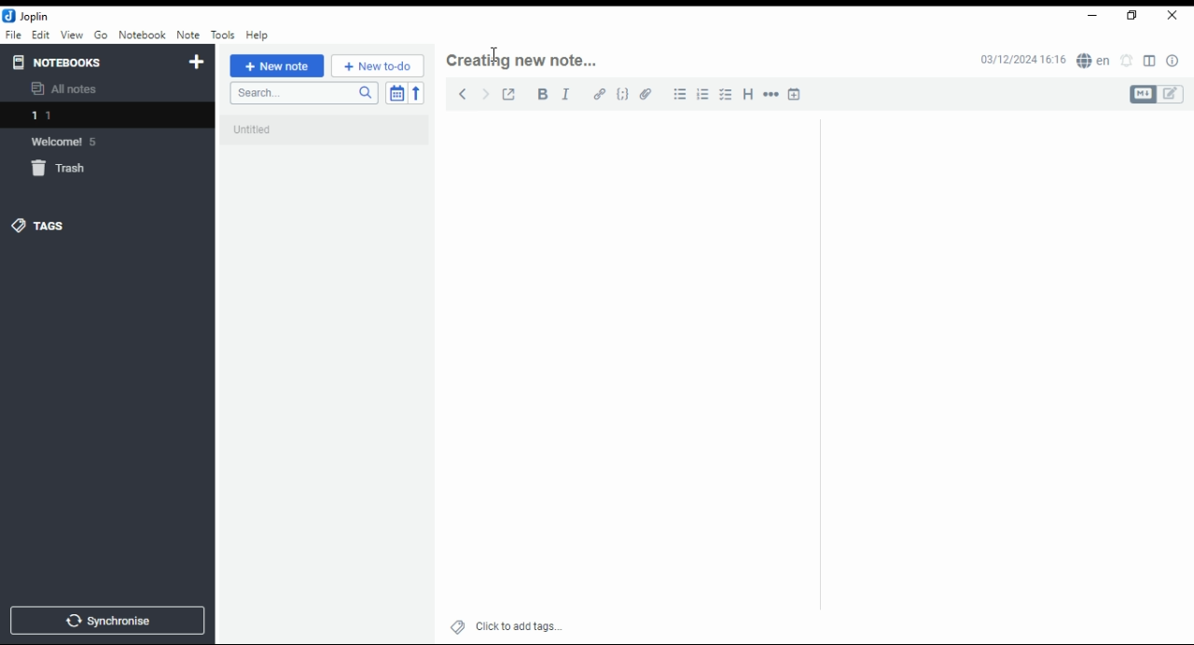 This screenshot has width=1194, height=645. Describe the element at coordinates (90, 62) in the screenshot. I see `notebooks` at that location.